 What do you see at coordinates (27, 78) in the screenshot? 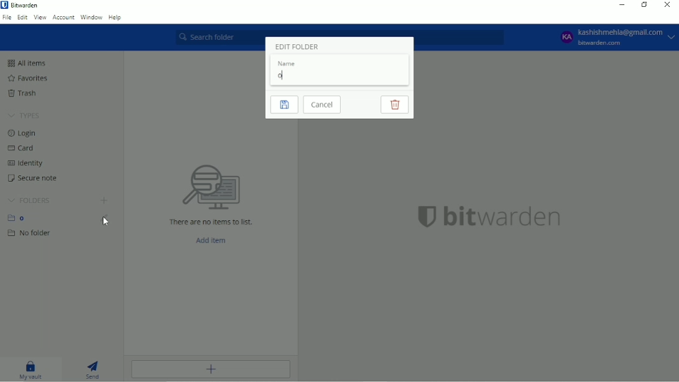
I see `Favorites` at bounding box center [27, 78].